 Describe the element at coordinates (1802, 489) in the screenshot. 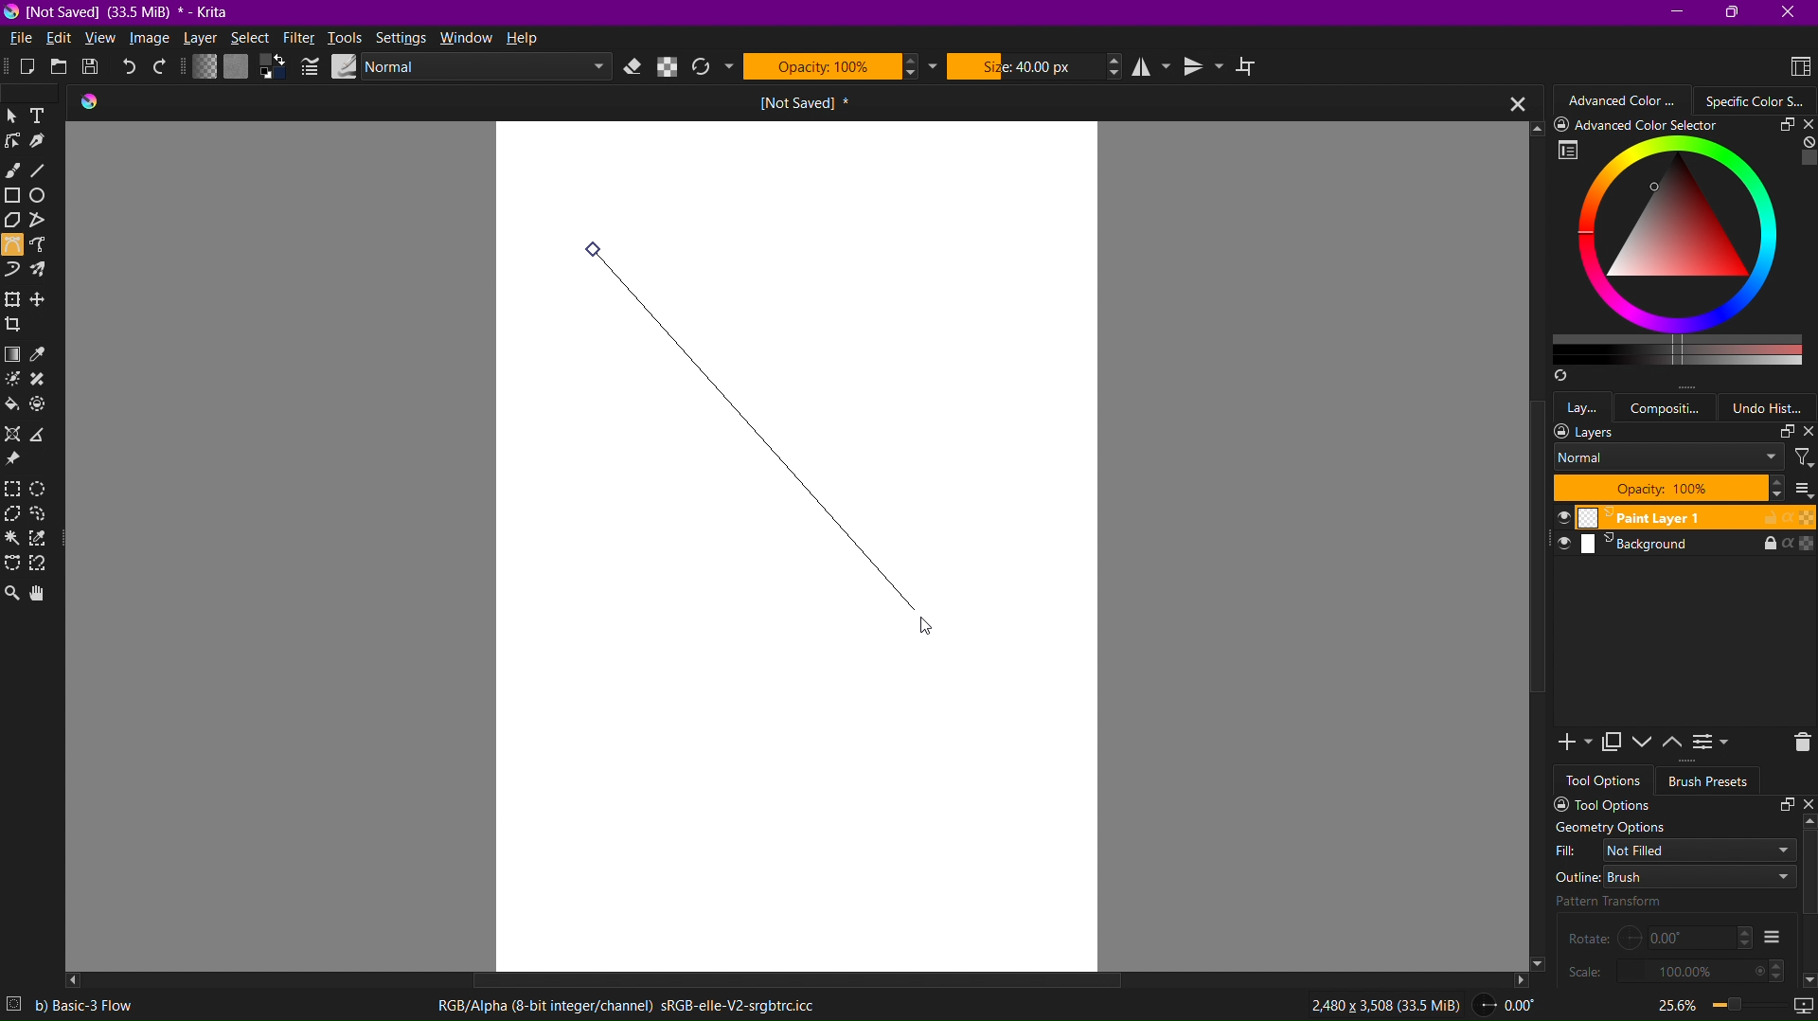

I see `Thumbnail Settings` at that location.